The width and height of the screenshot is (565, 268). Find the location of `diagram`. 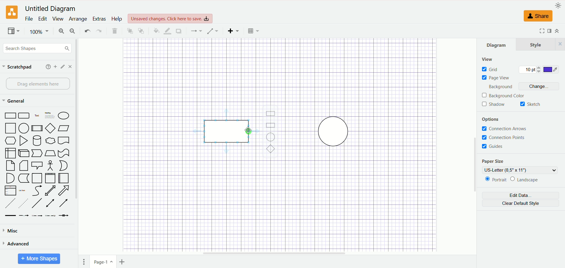

diagram is located at coordinates (497, 45).